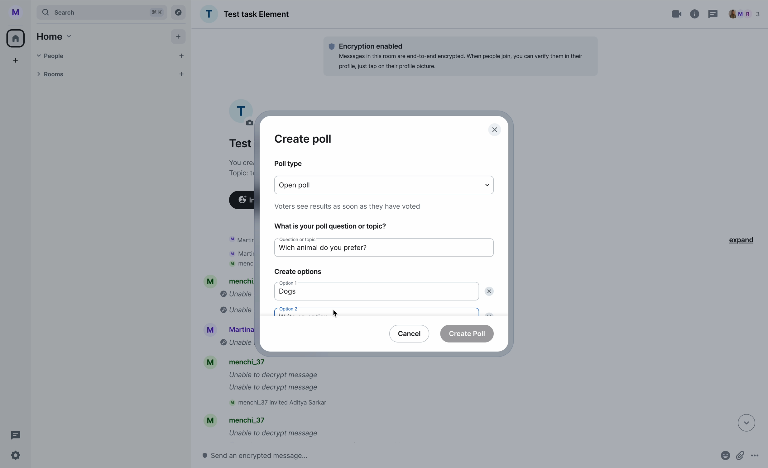 The width and height of the screenshot is (768, 468). Describe the element at coordinates (303, 139) in the screenshot. I see `create poll` at that location.